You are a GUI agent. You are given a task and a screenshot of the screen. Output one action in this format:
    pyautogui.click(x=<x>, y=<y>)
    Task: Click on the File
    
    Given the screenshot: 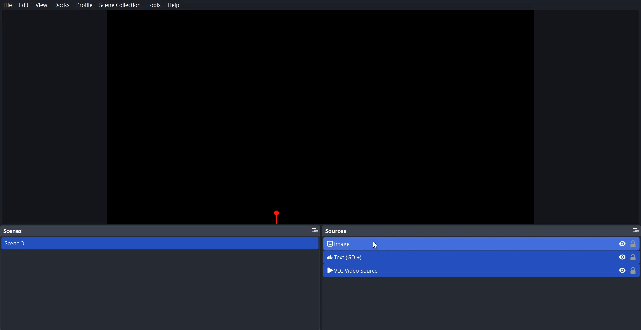 What is the action you would take?
    pyautogui.click(x=8, y=5)
    